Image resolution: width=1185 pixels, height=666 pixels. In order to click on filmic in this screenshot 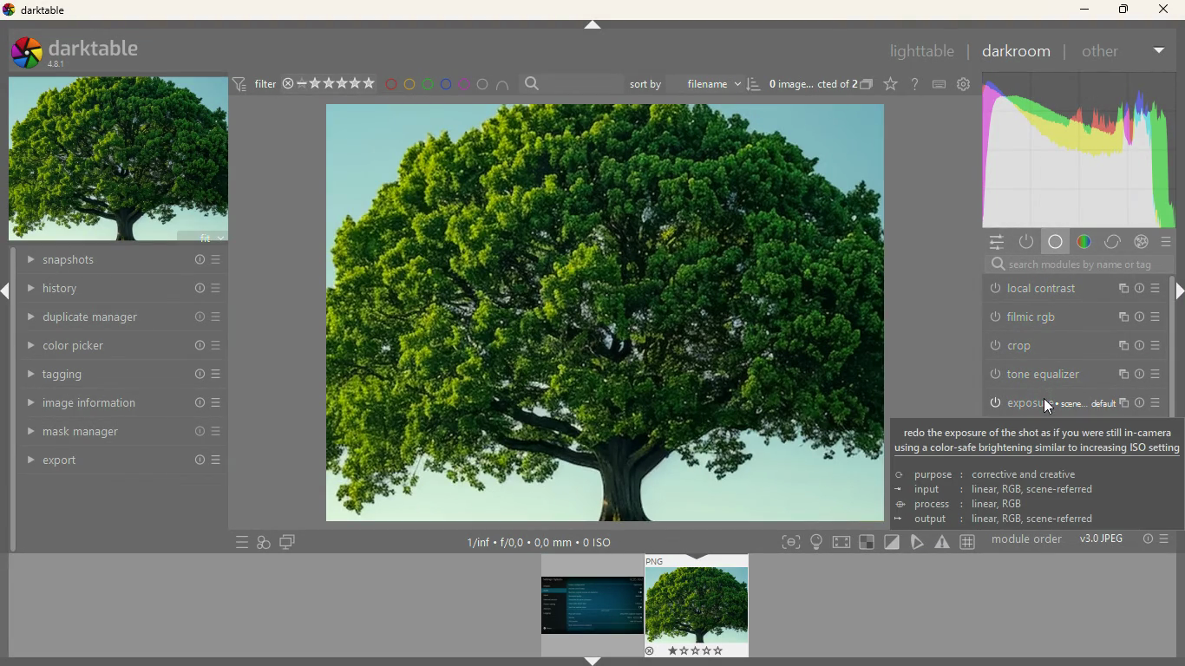, I will do `click(1049, 344)`.